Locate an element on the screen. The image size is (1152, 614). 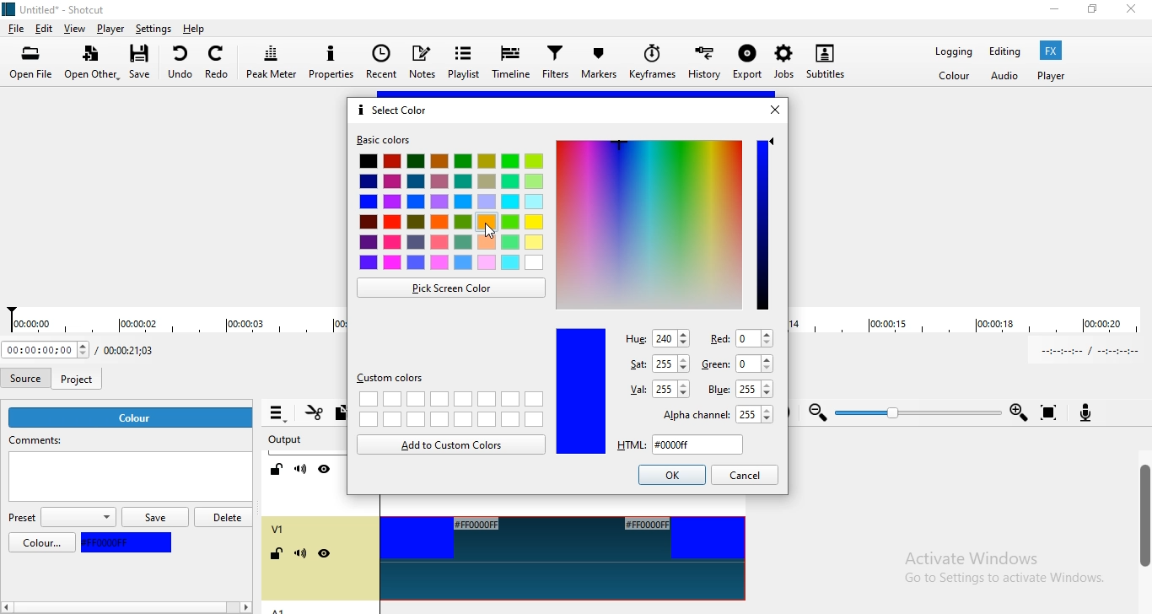
Notes is located at coordinates (422, 61).